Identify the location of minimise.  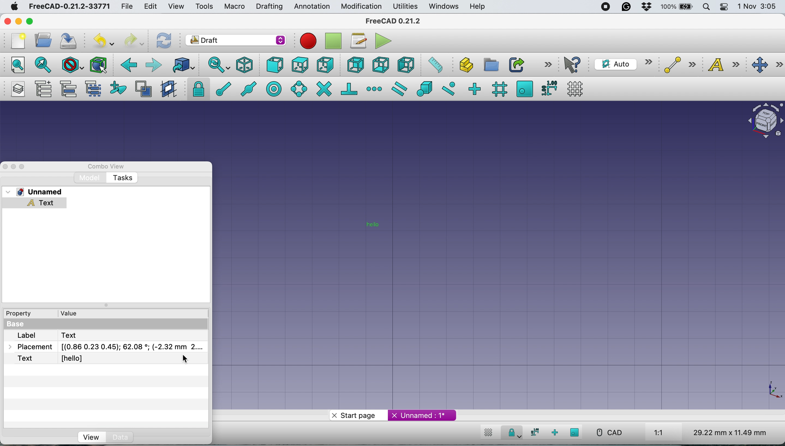
(13, 166).